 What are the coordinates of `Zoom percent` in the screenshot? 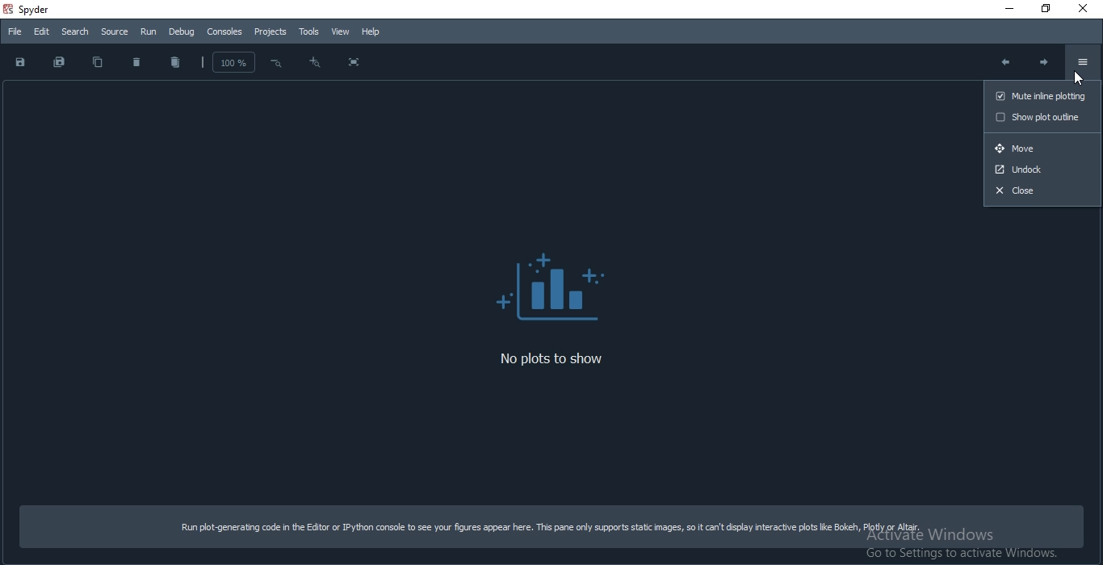 It's located at (229, 62).